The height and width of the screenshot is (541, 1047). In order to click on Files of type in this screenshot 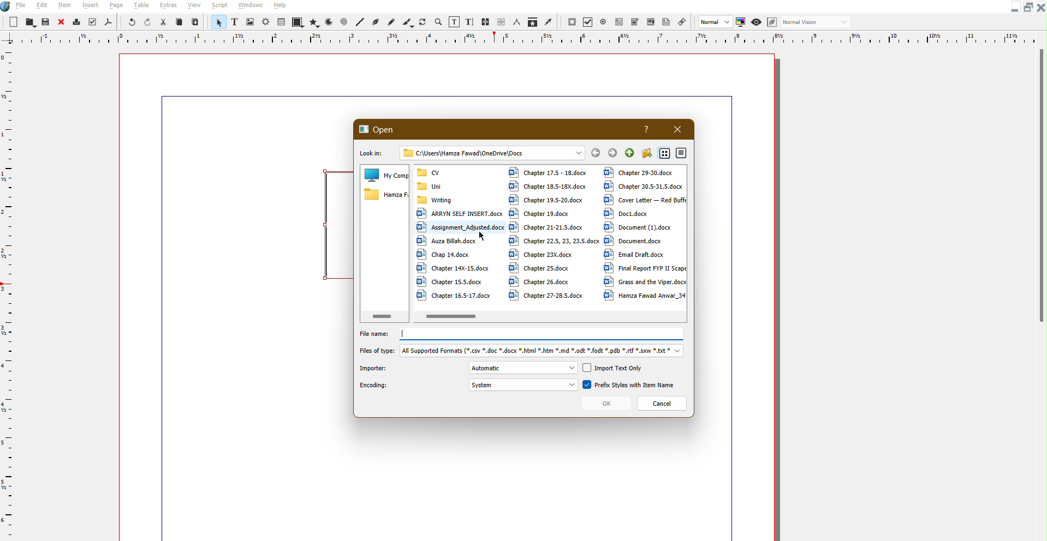, I will do `click(522, 351)`.